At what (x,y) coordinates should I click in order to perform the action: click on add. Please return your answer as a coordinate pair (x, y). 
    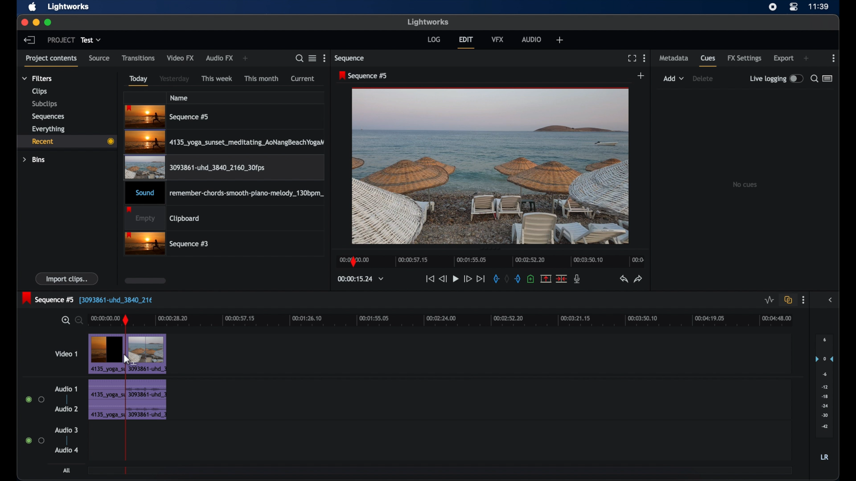
    Looking at the image, I should click on (245, 58).